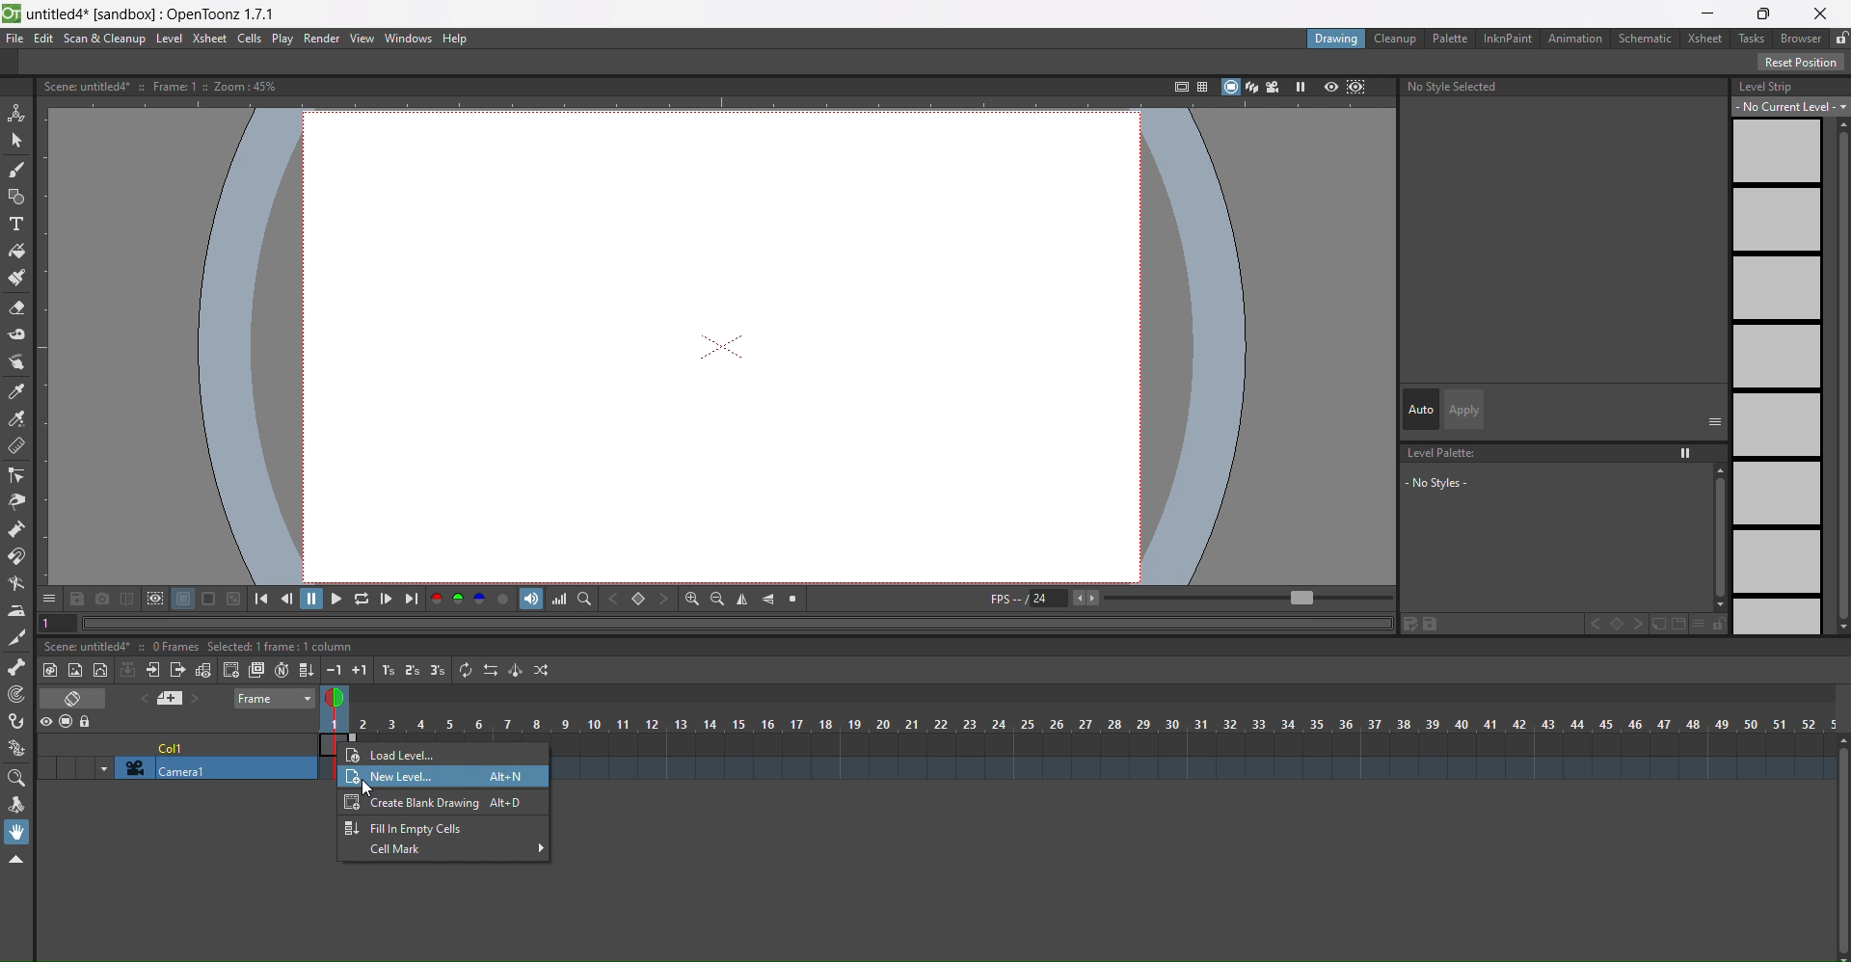 The image size is (1851, 962). I want to click on play, so click(283, 40).